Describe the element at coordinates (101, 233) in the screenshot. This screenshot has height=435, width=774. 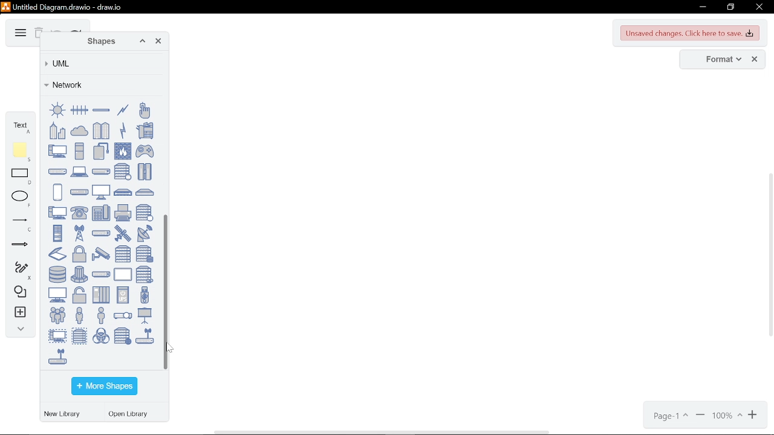
I see `router` at that location.